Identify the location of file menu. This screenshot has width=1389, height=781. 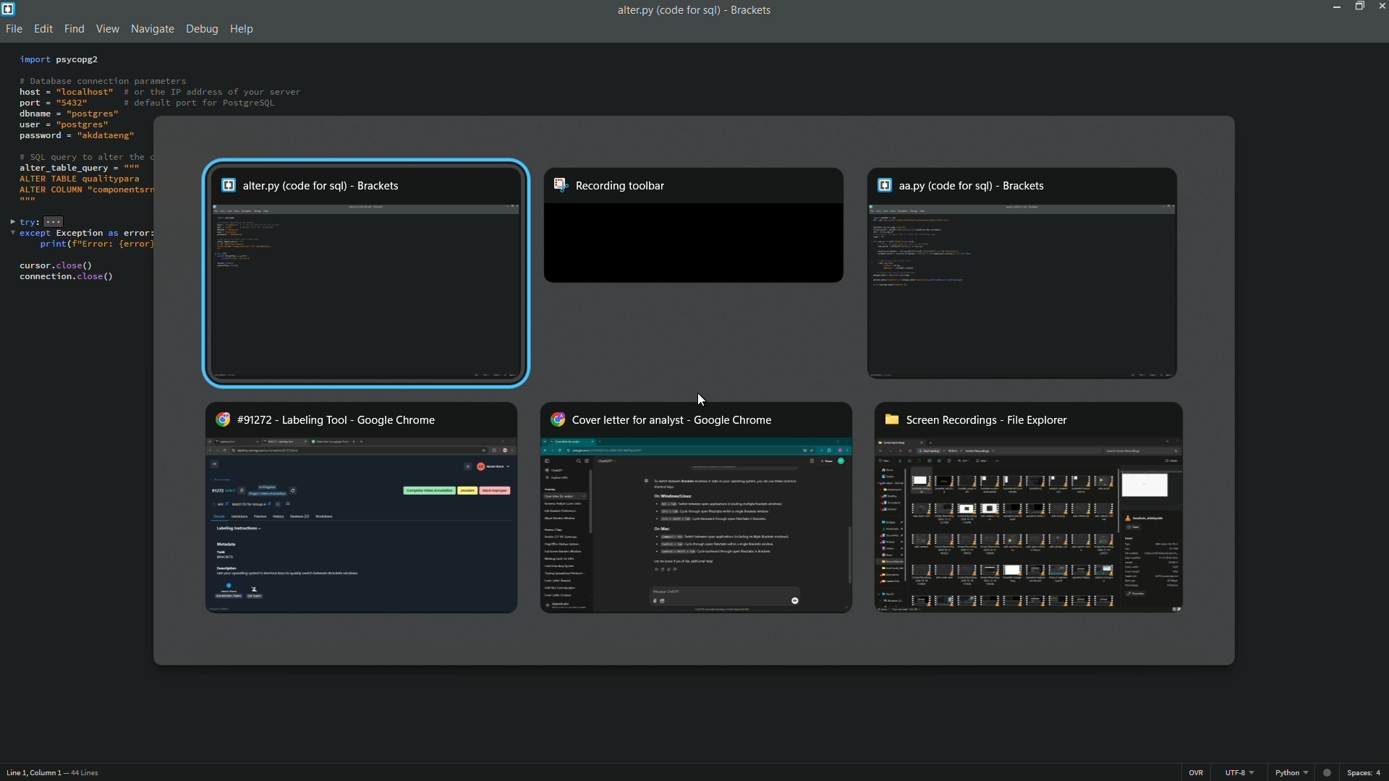
(13, 30).